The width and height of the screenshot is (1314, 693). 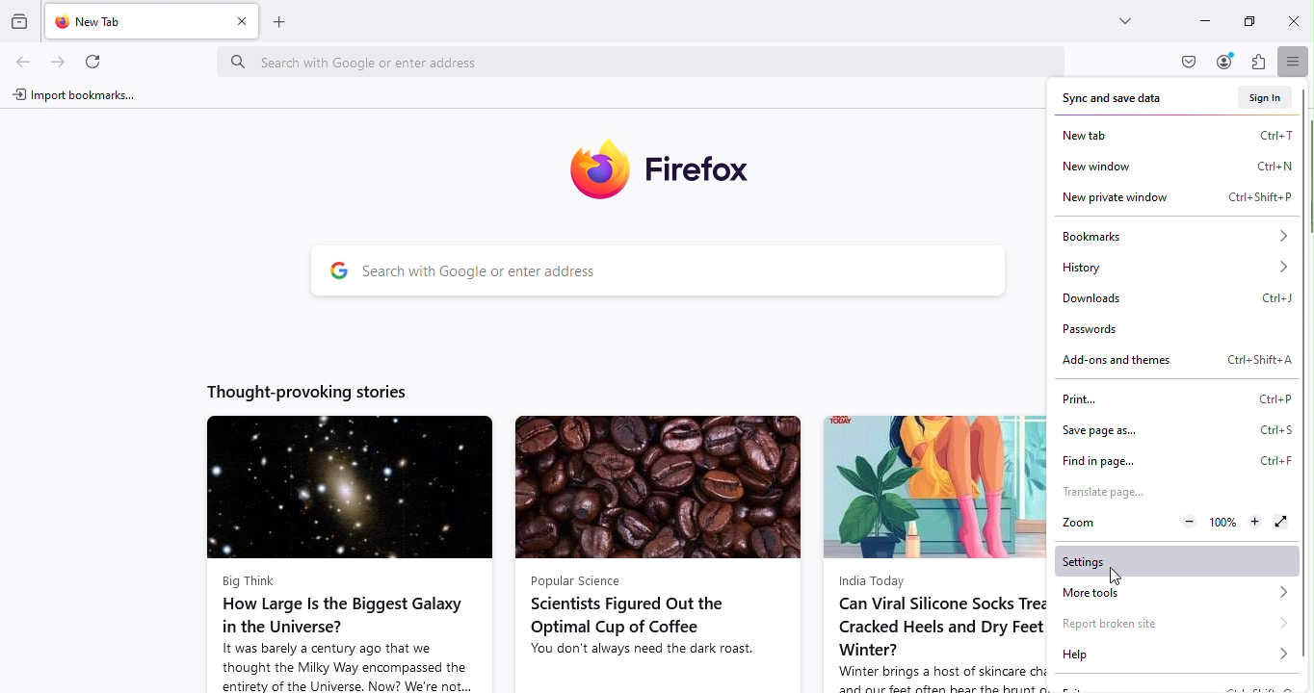 I want to click on Zoom out, so click(x=1188, y=520).